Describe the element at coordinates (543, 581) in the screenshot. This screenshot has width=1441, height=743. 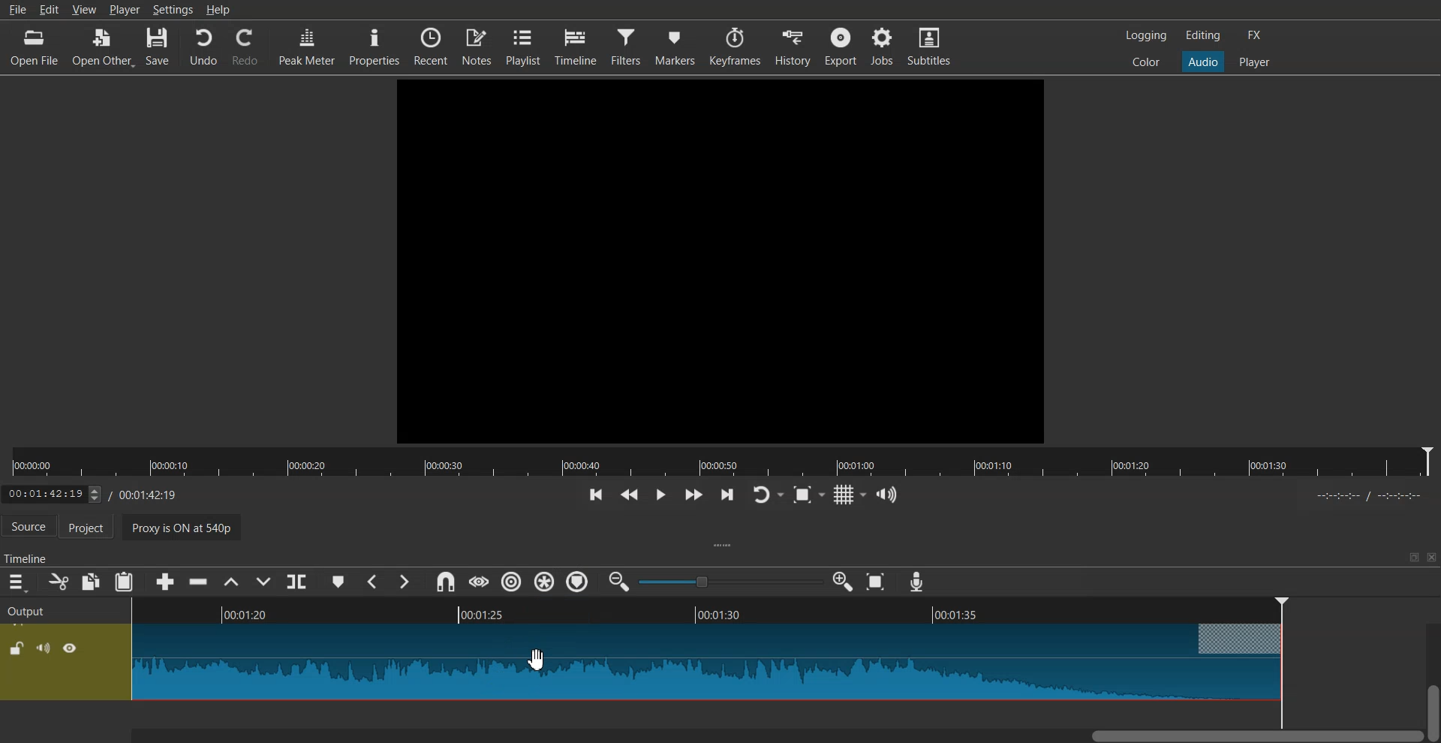
I see `Ripple all track` at that location.